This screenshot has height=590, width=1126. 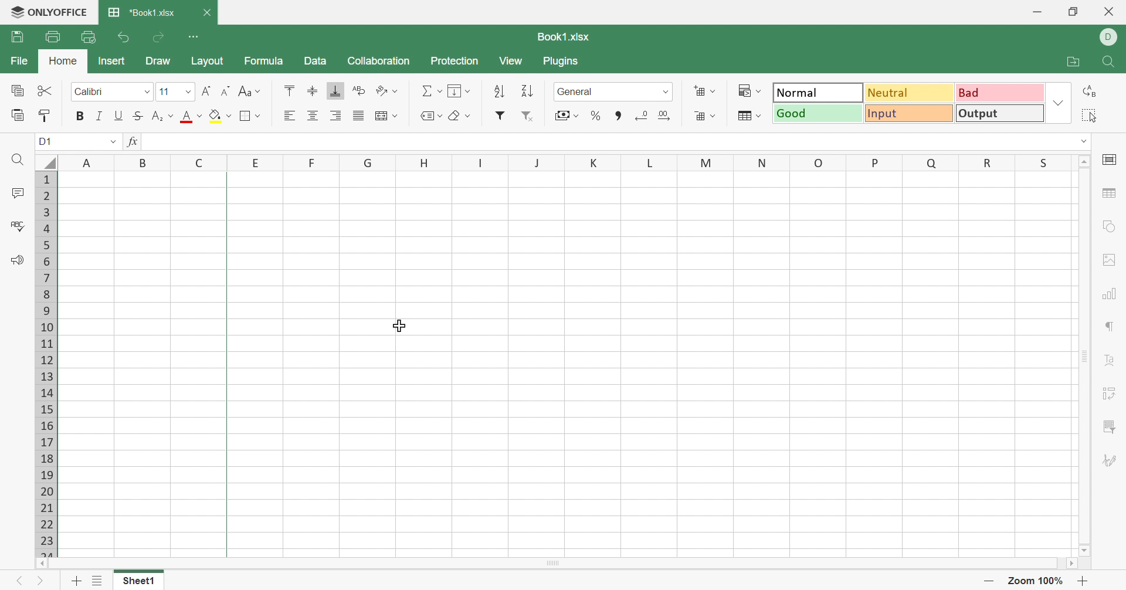 What do you see at coordinates (667, 91) in the screenshot?
I see `Drop Down` at bounding box center [667, 91].